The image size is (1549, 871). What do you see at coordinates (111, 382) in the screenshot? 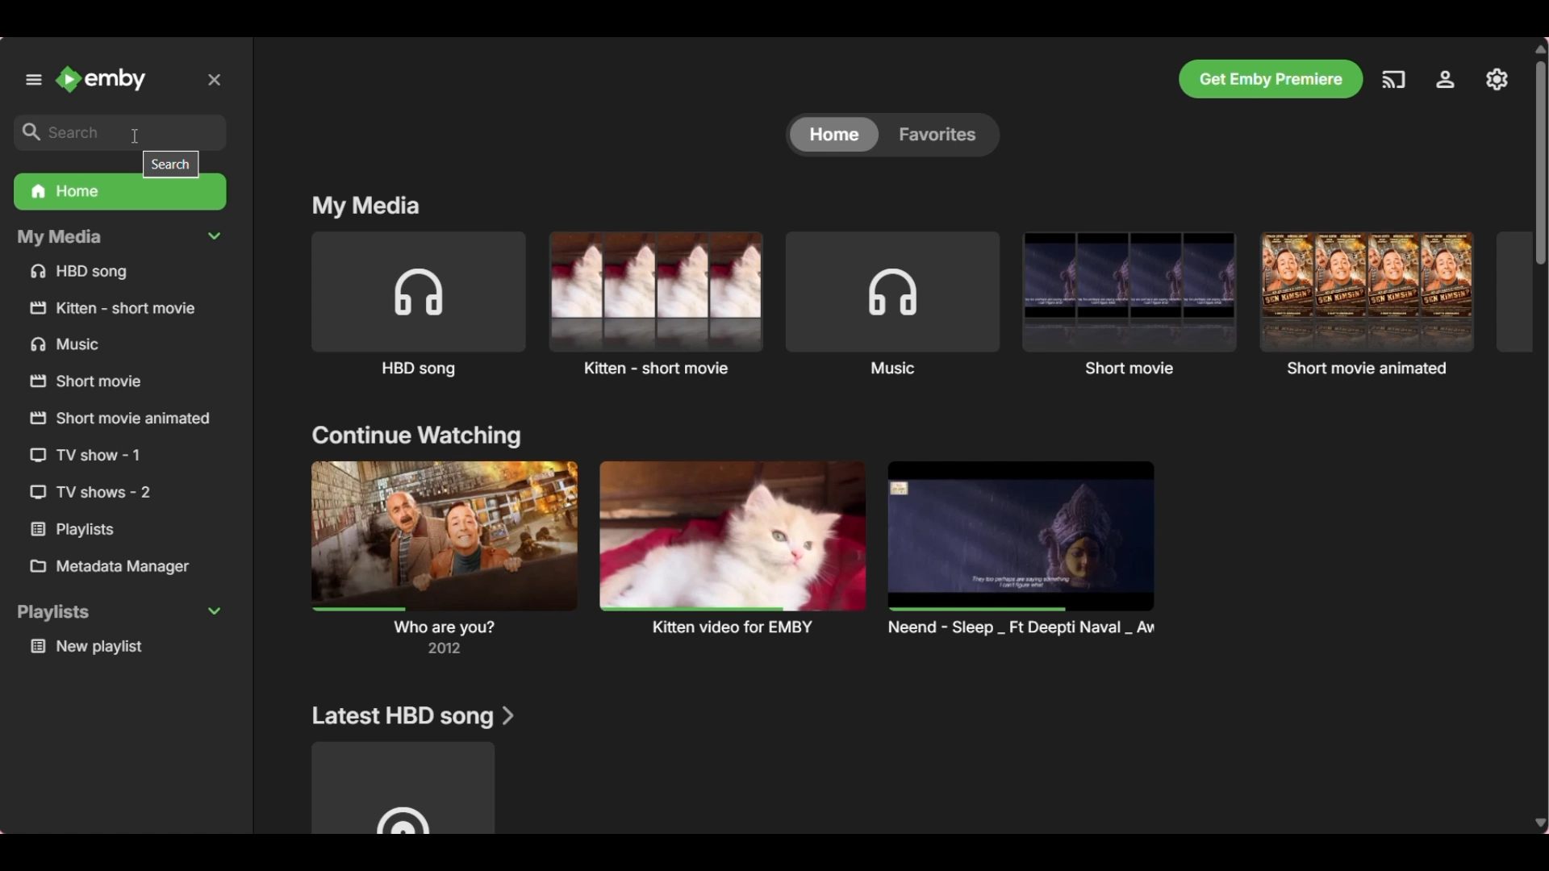
I see `` at bounding box center [111, 382].